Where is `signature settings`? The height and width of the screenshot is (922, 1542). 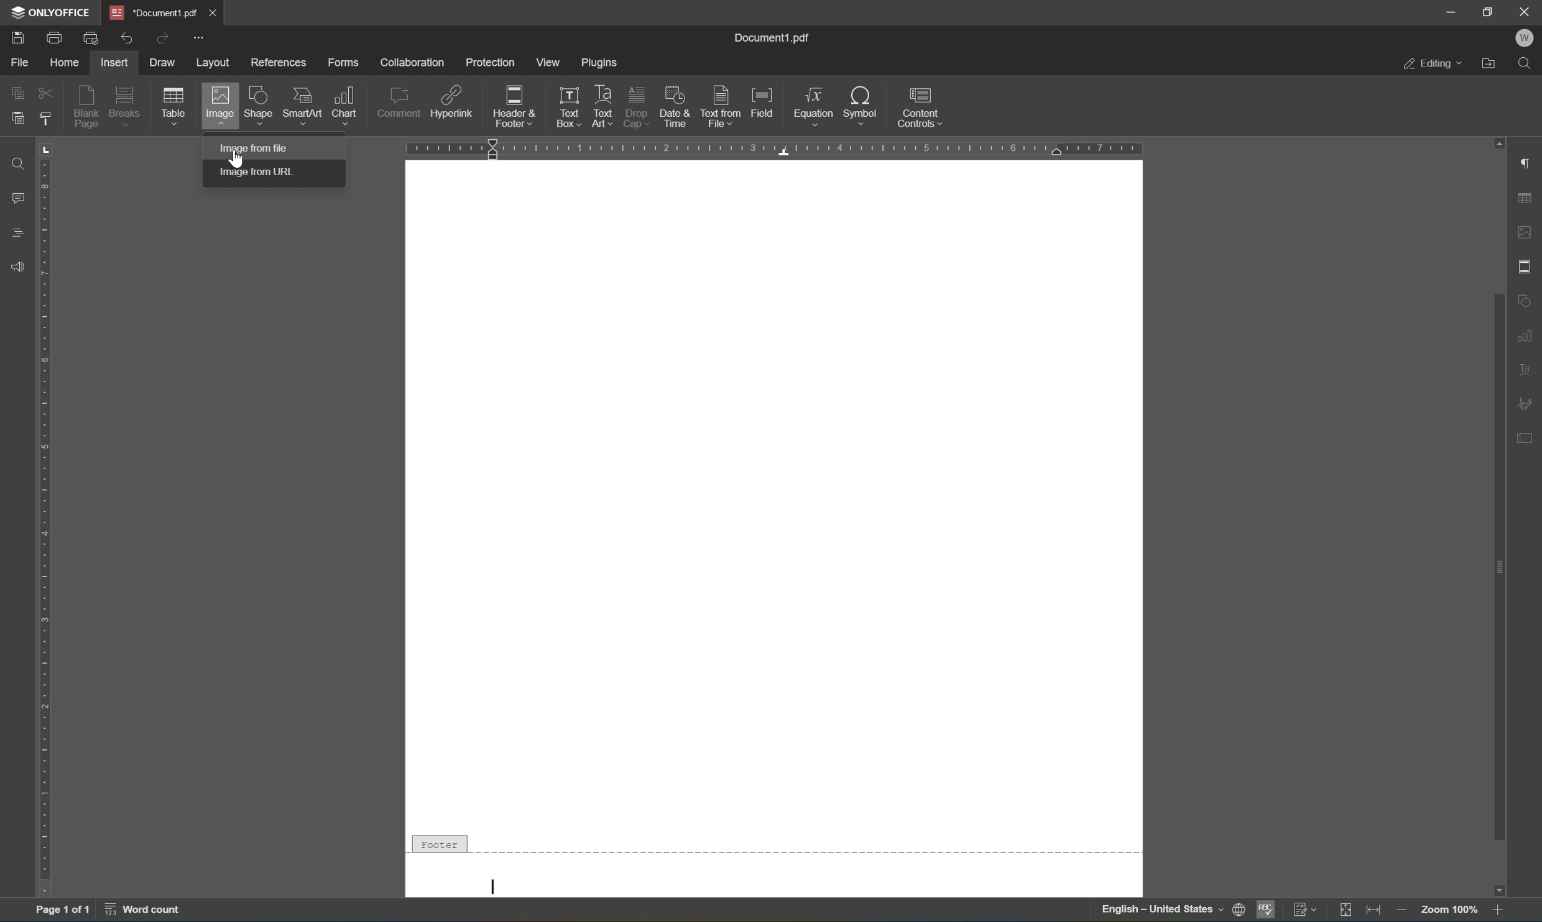 signature settings is located at coordinates (1528, 403).